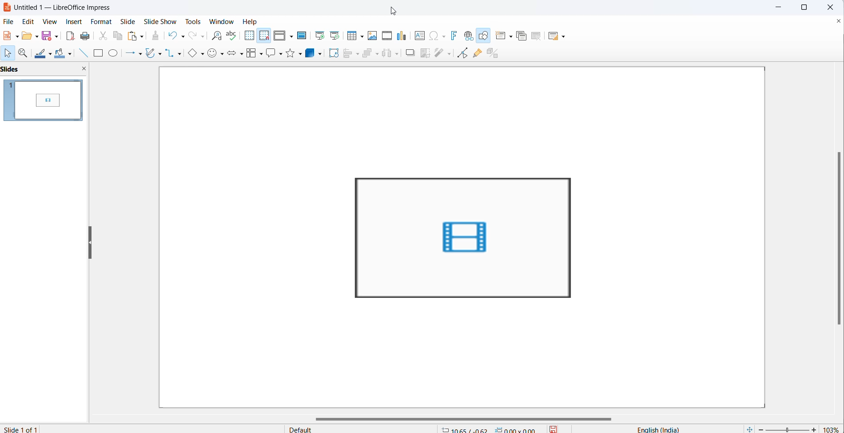  I want to click on resize, so click(90, 242).